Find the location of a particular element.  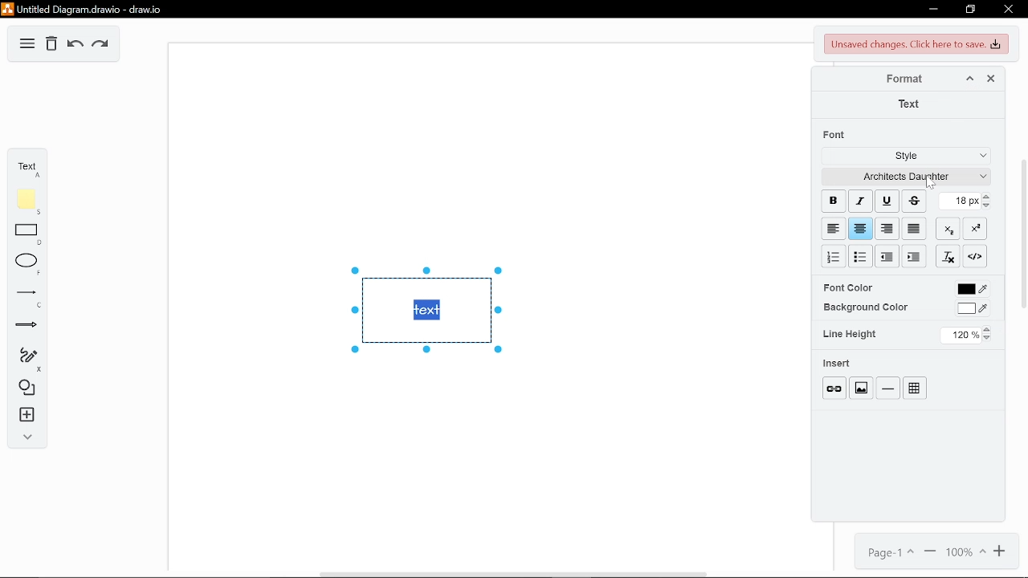

background color is located at coordinates (865, 307).